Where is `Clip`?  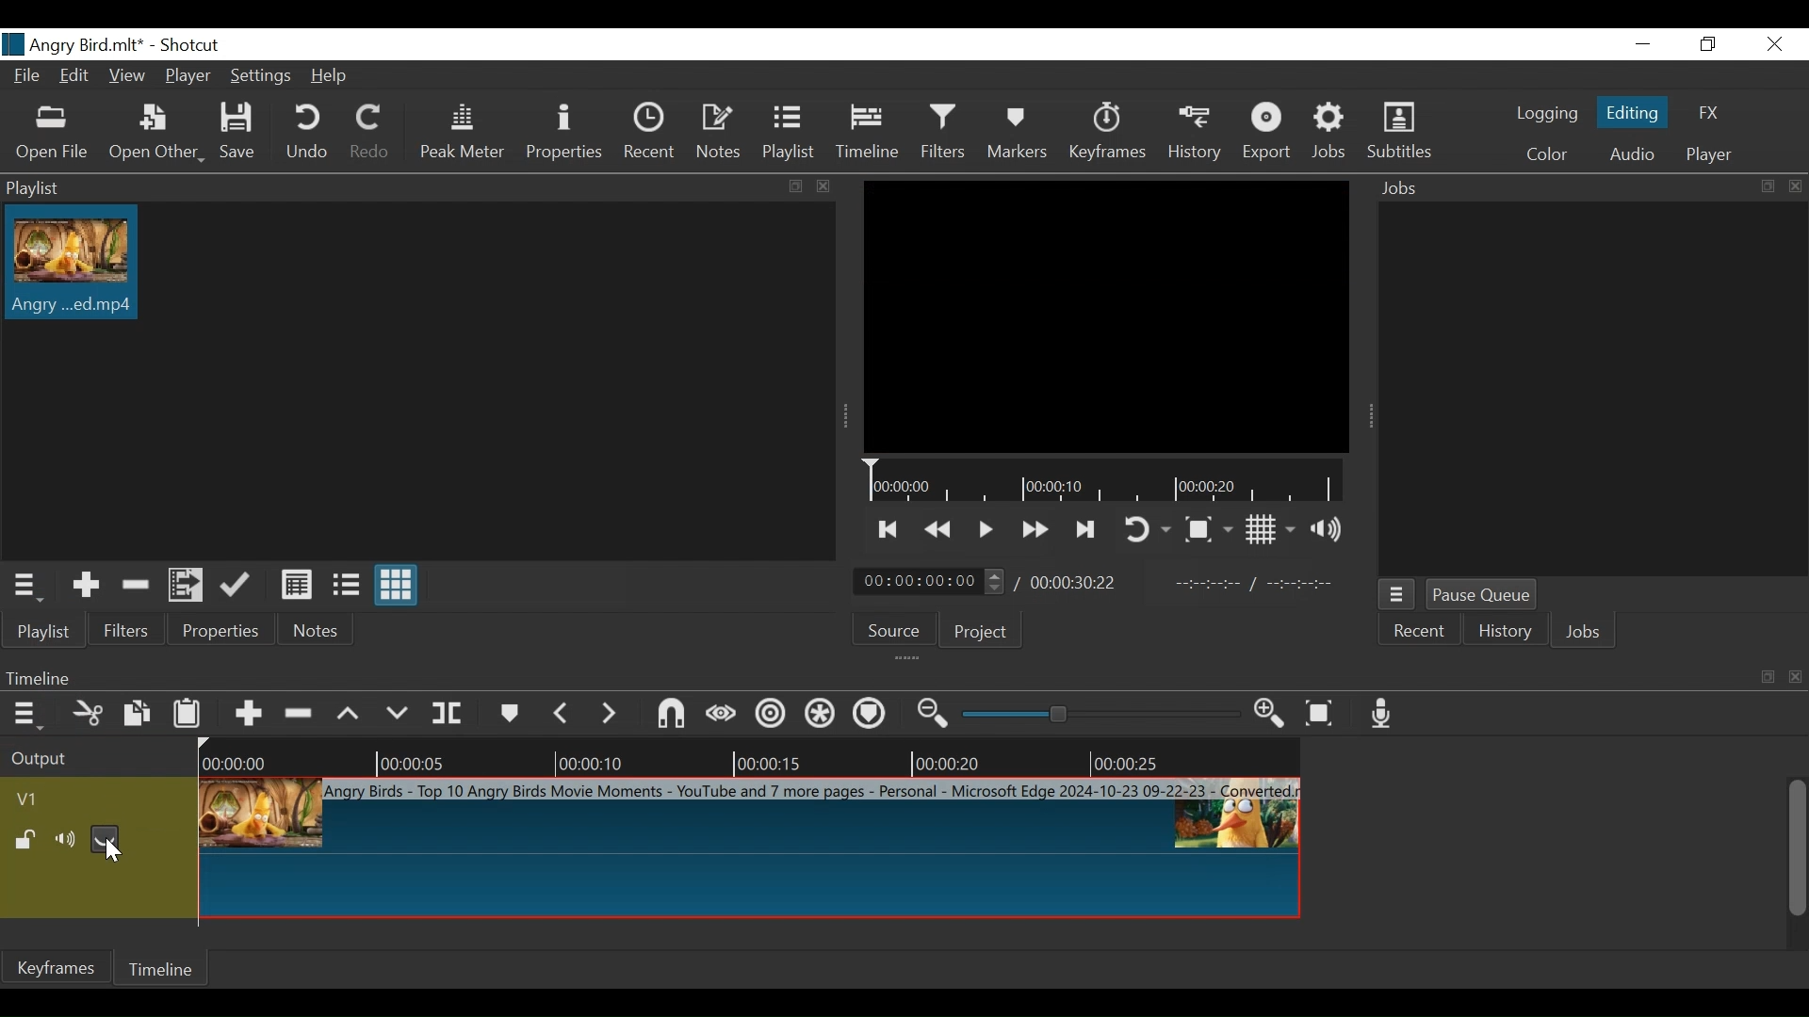
Clip is located at coordinates (748, 846).